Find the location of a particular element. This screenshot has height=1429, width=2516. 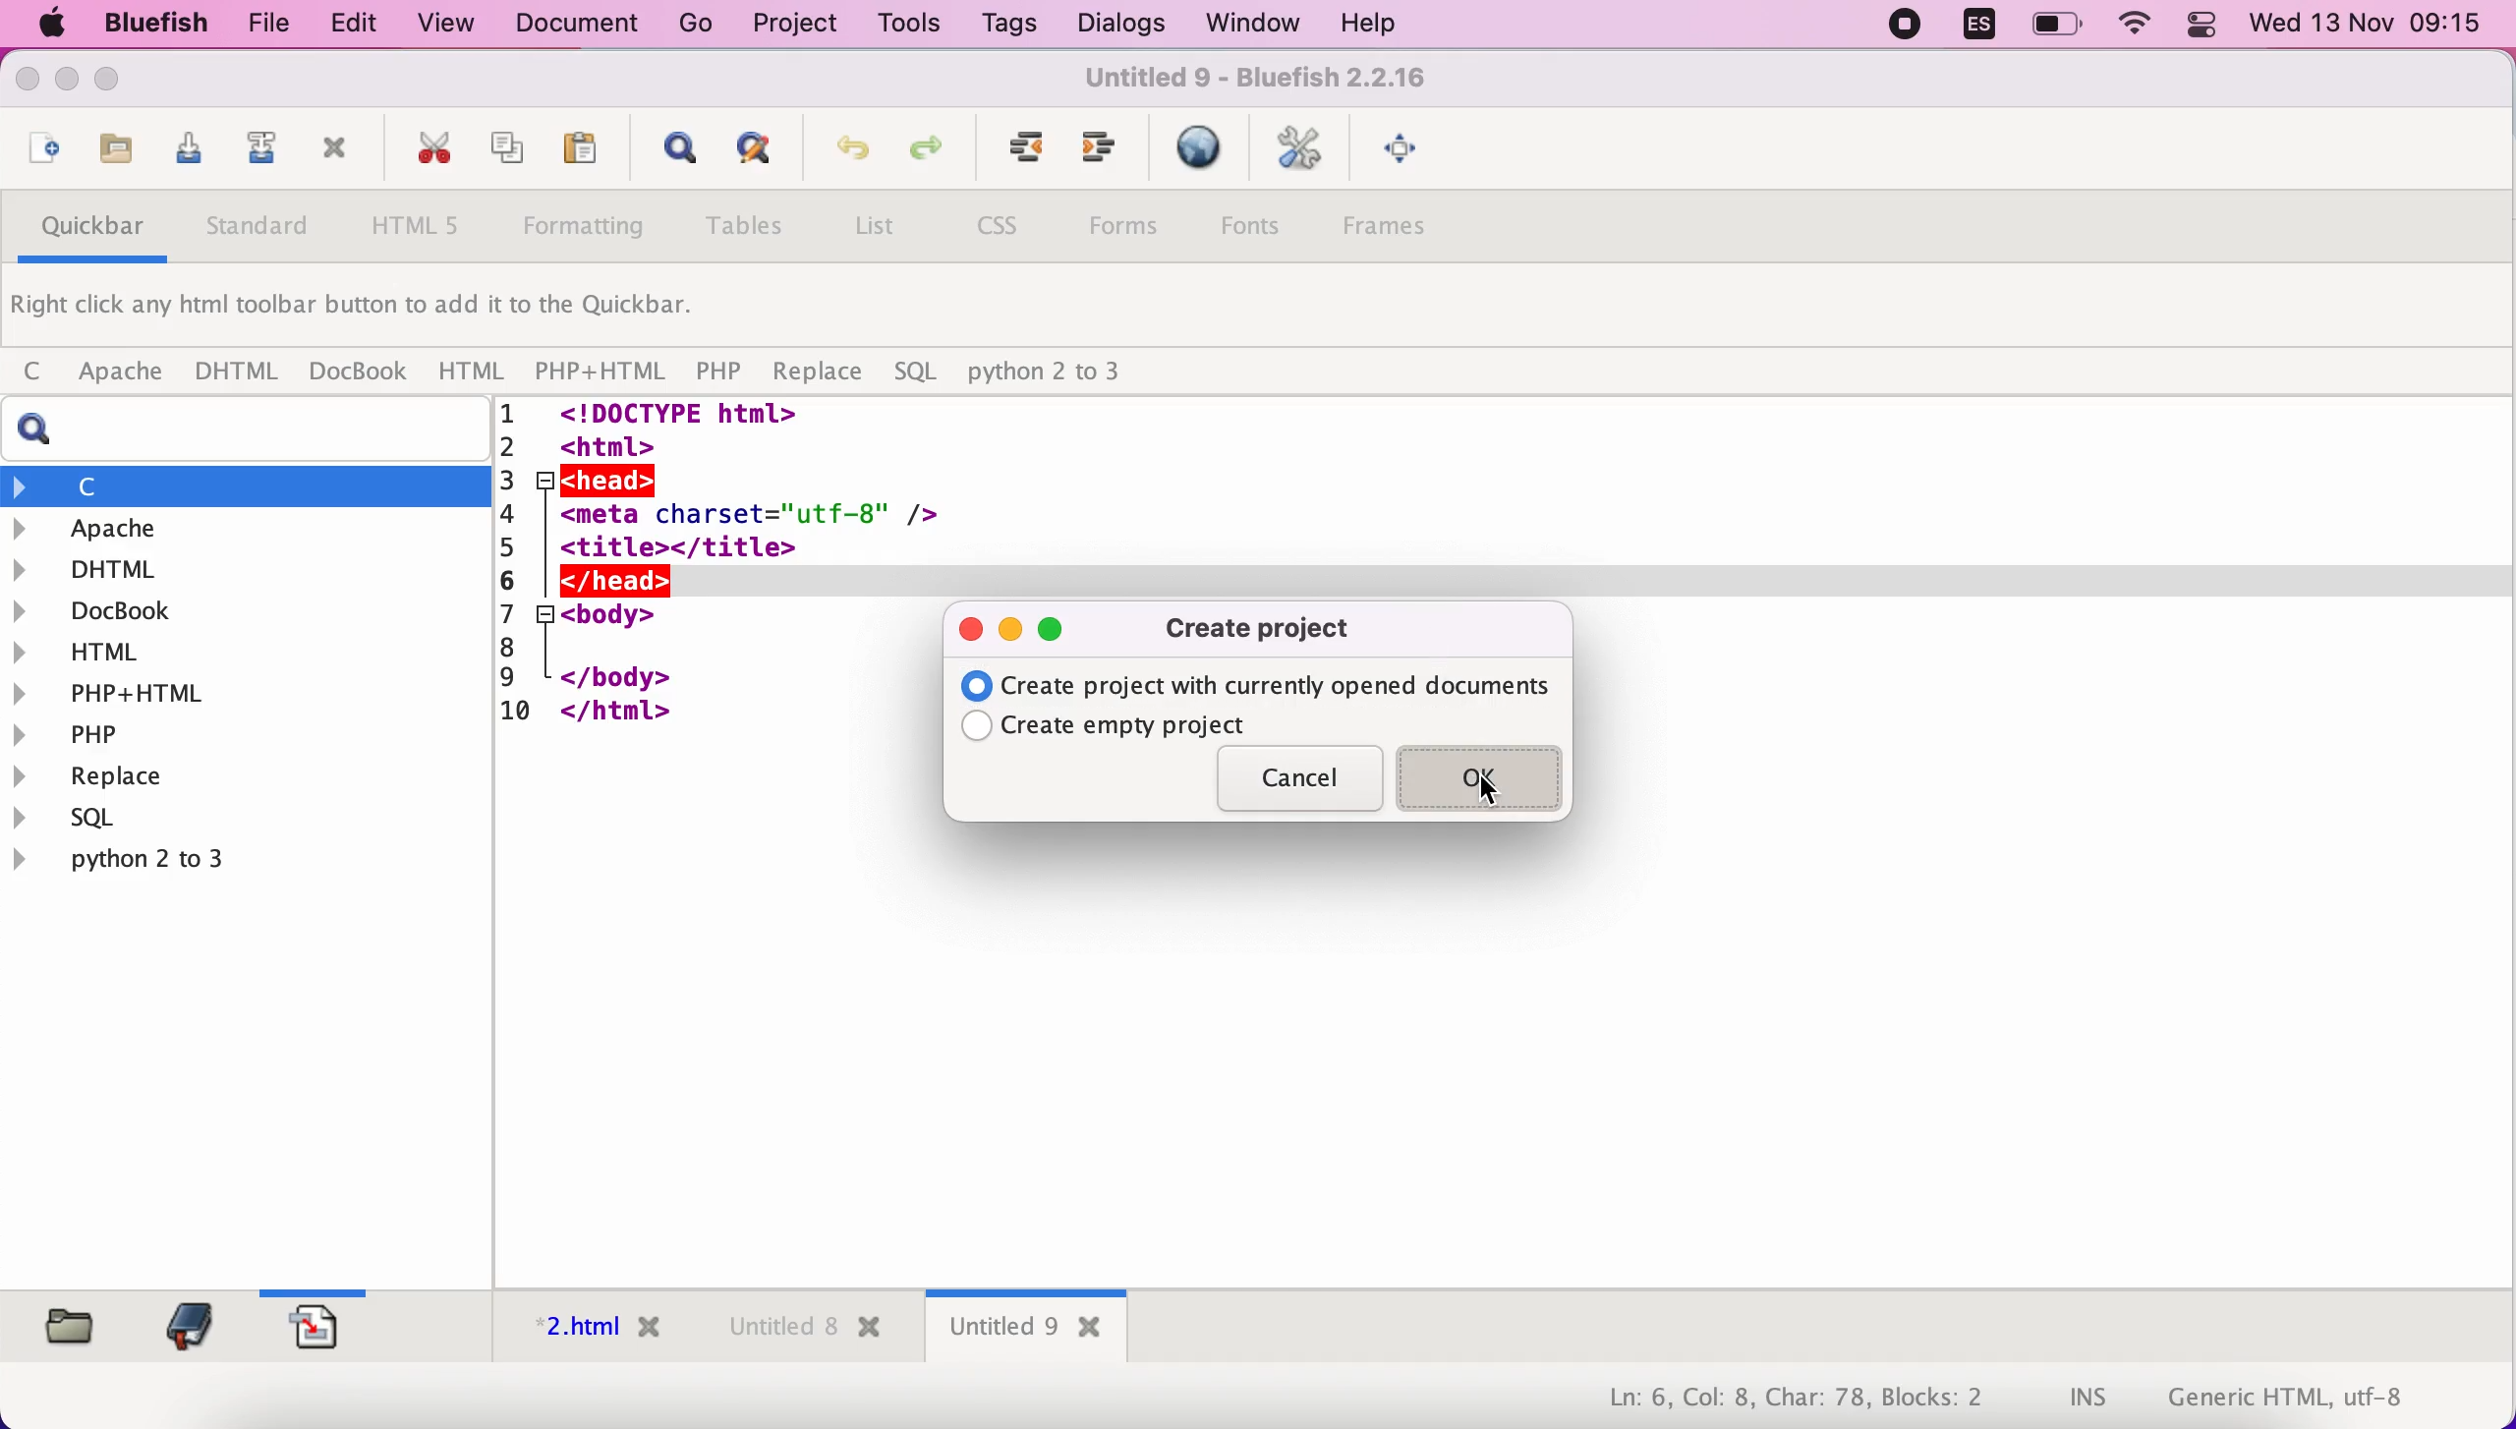

create empty project is located at coordinates (1119, 725).